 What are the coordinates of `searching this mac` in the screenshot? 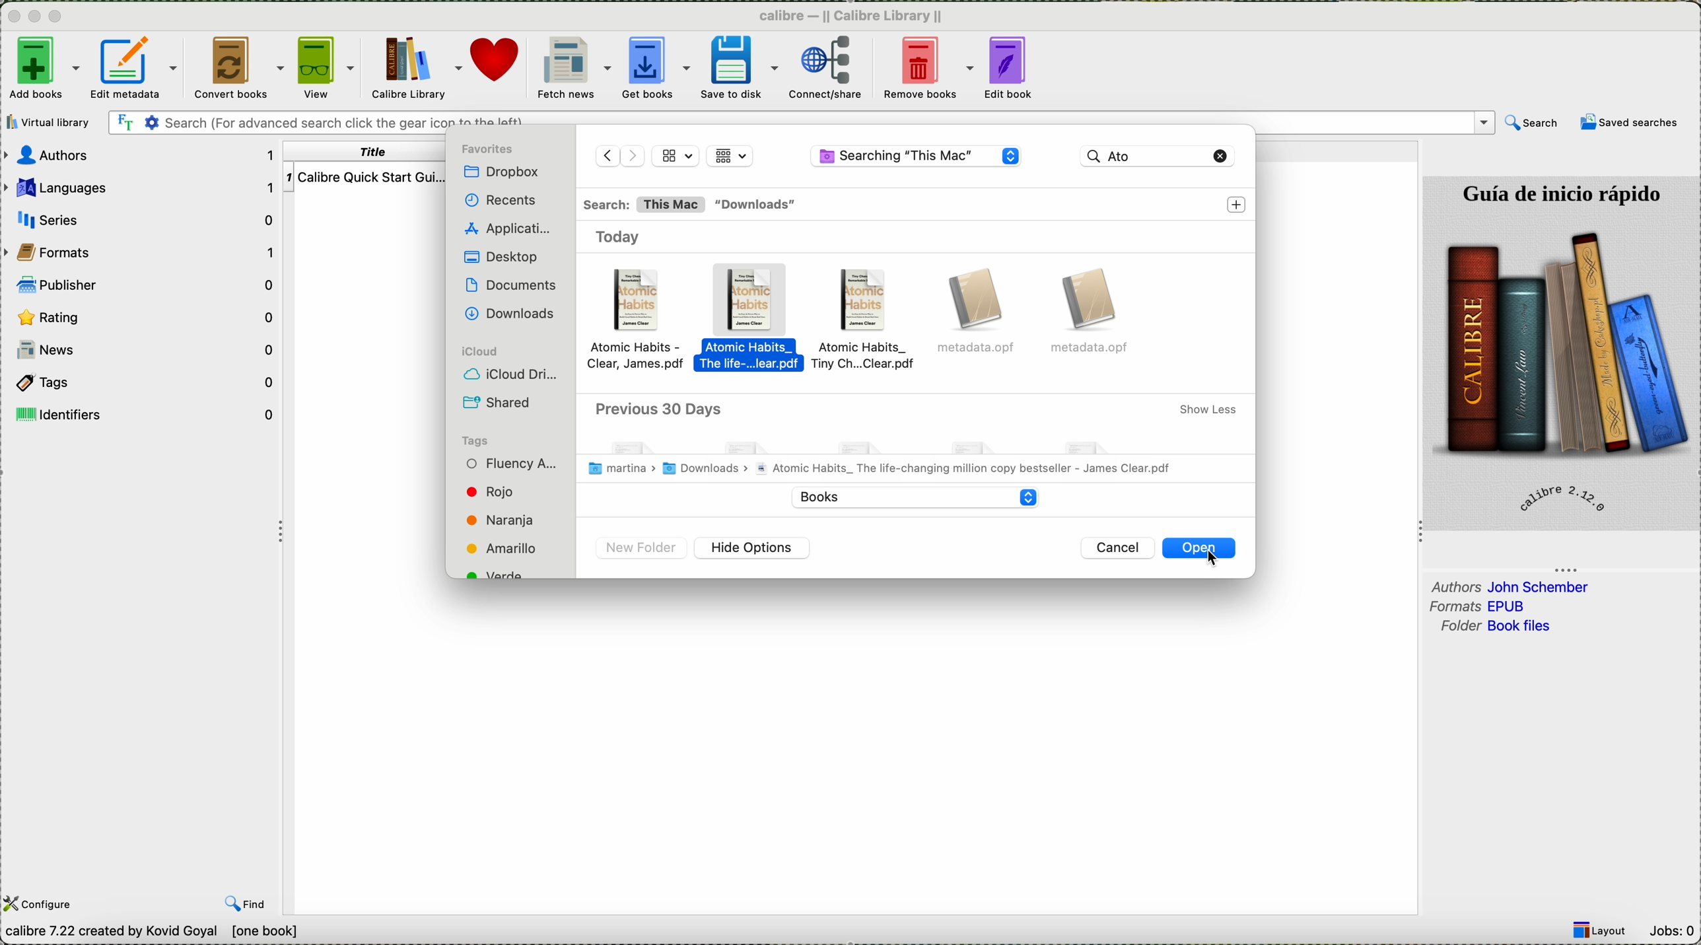 It's located at (917, 158).